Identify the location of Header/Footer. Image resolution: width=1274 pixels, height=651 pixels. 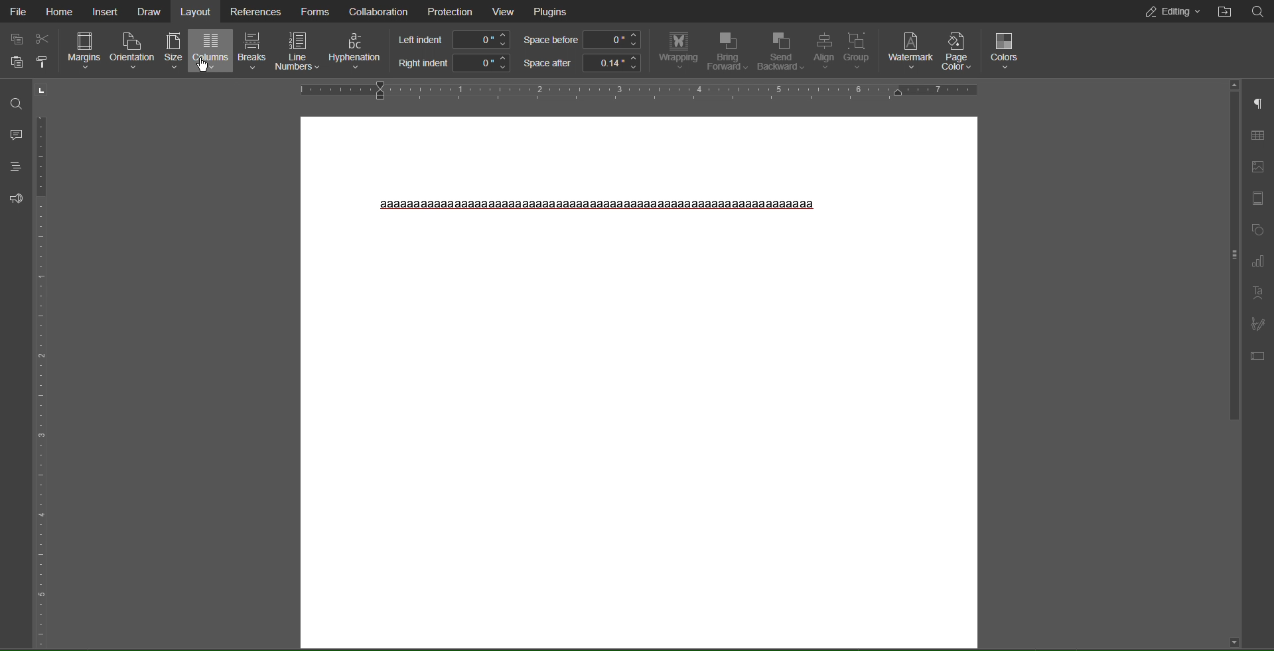
(1259, 198).